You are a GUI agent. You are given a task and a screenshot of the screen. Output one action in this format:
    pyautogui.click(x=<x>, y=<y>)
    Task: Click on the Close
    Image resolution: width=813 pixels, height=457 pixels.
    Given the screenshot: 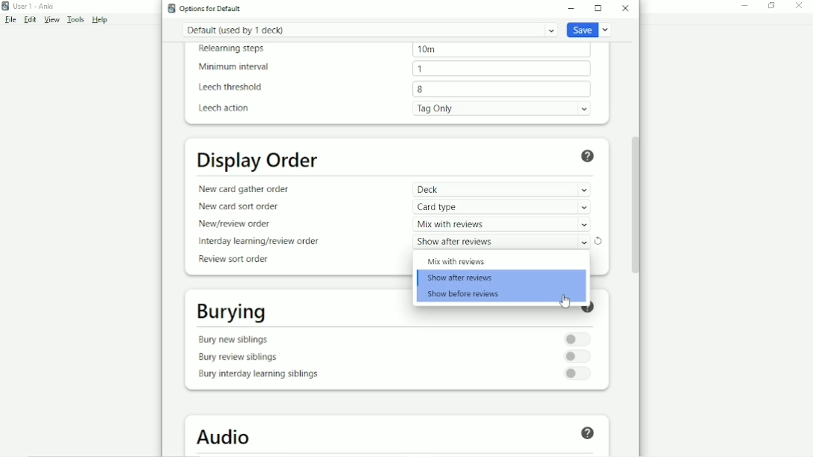 What is the action you would take?
    pyautogui.click(x=625, y=8)
    